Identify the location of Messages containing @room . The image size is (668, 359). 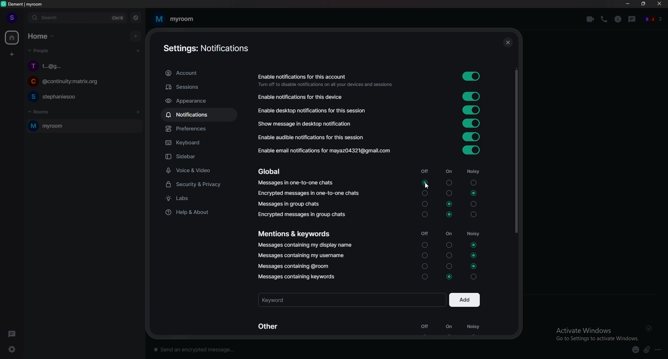
(293, 266).